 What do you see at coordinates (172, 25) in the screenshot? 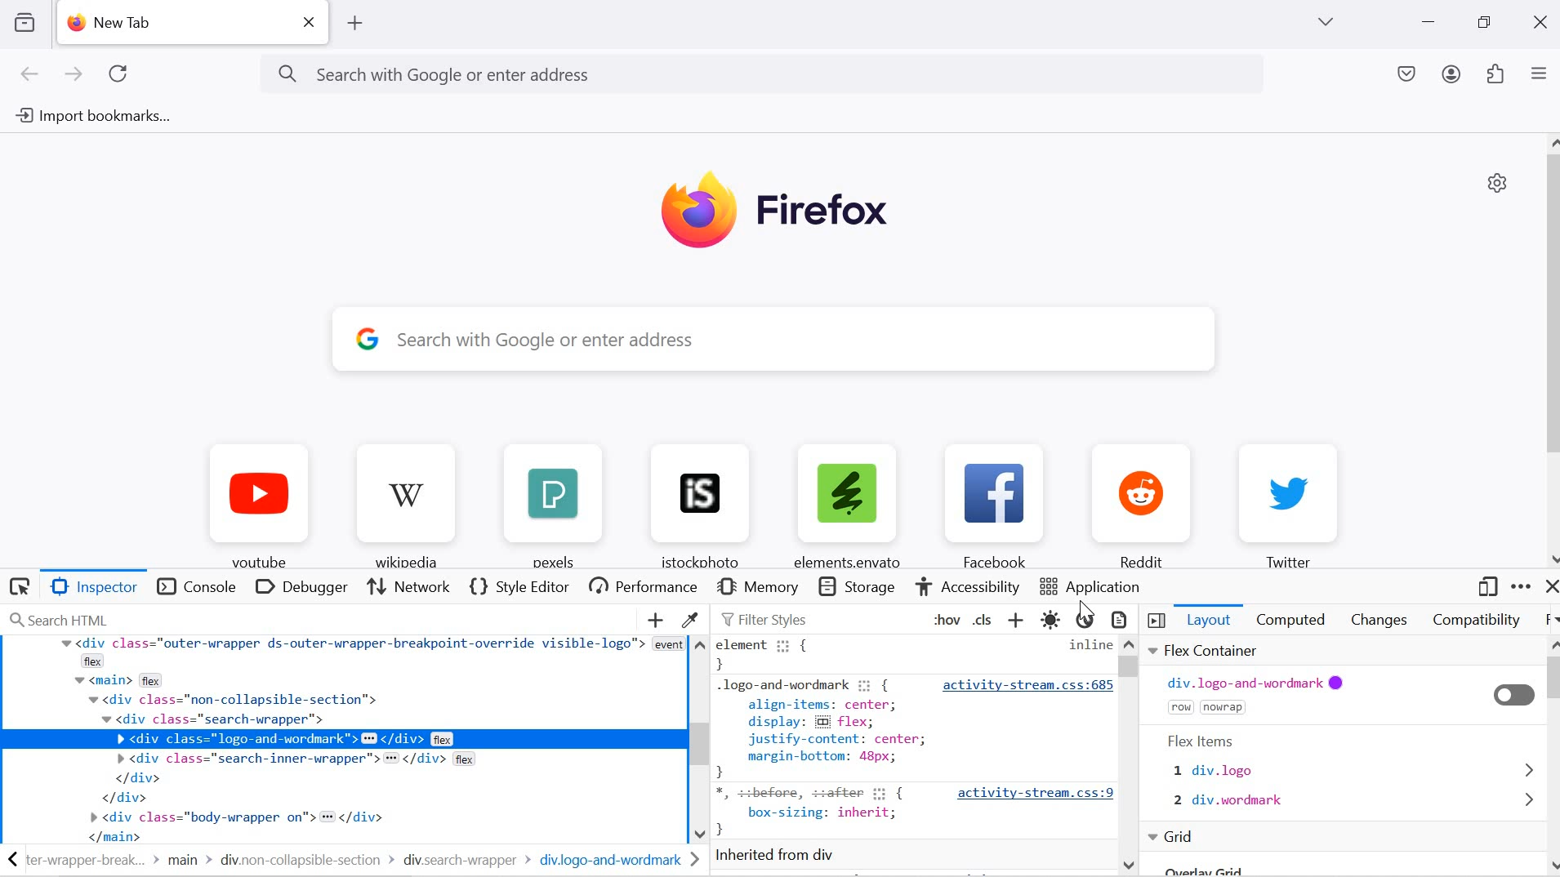
I see `NEW TAB` at bounding box center [172, 25].